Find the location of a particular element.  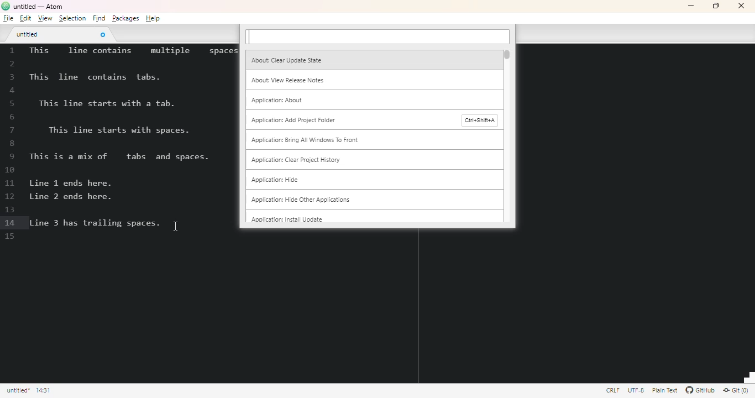

application: clear project history is located at coordinates (297, 160).